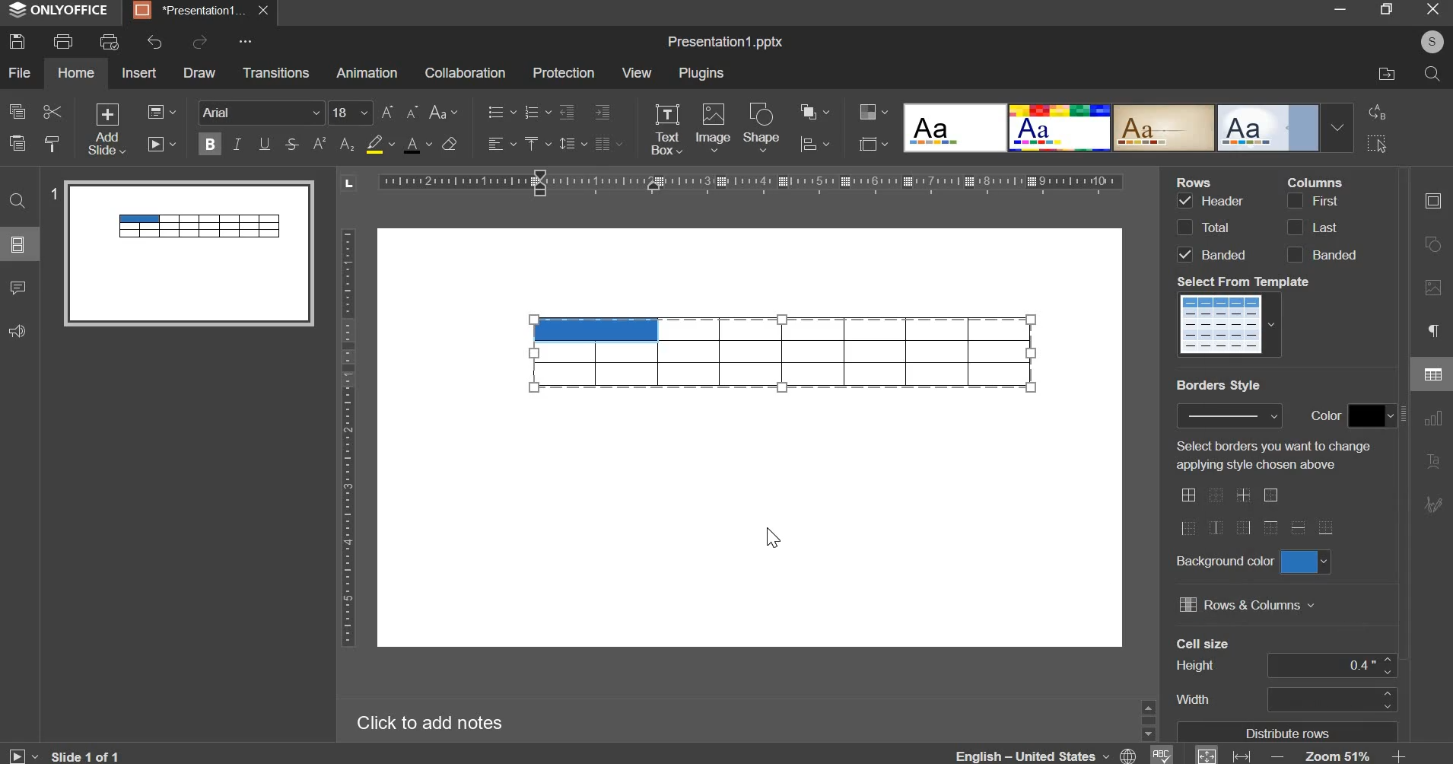 This screenshot has width=1453, height=764. What do you see at coordinates (501, 144) in the screenshot?
I see `horizontal alignment` at bounding box center [501, 144].